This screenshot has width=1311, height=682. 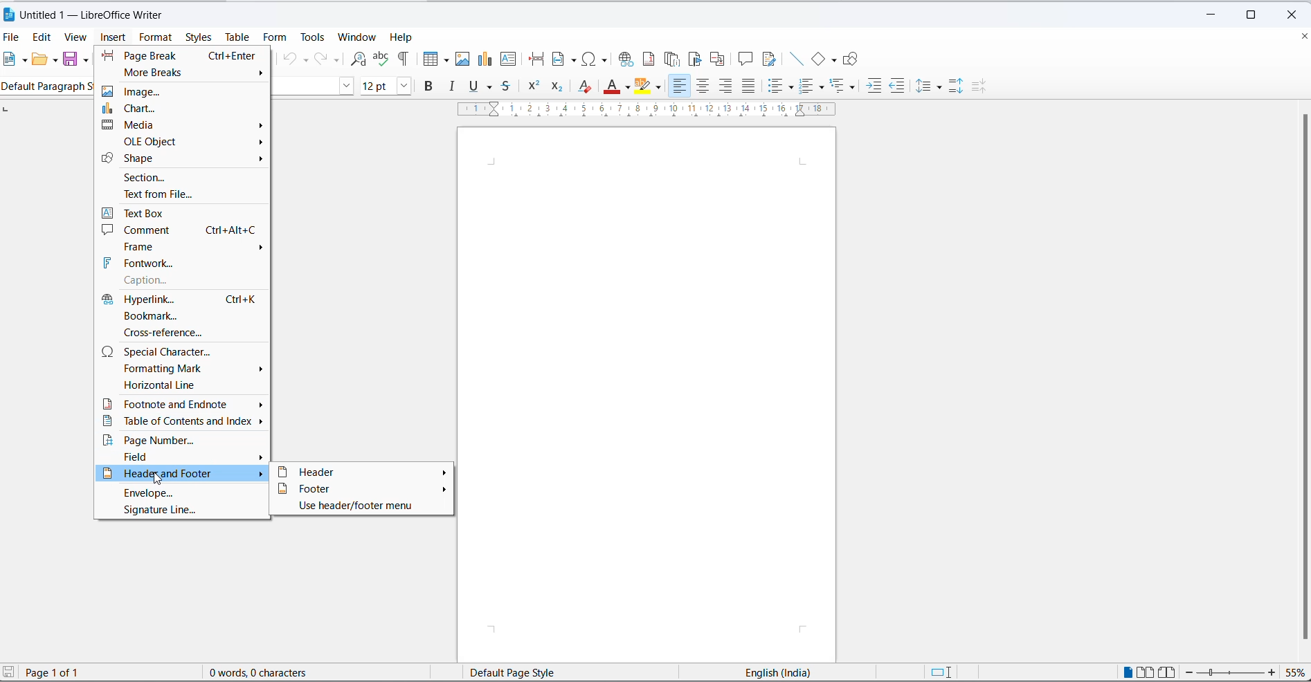 What do you see at coordinates (183, 421) in the screenshot?
I see `table of contents and index` at bounding box center [183, 421].